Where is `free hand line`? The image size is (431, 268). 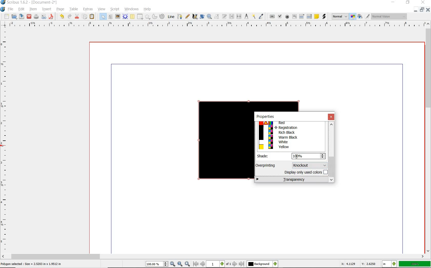 free hand line is located at coordinates (187, 16).